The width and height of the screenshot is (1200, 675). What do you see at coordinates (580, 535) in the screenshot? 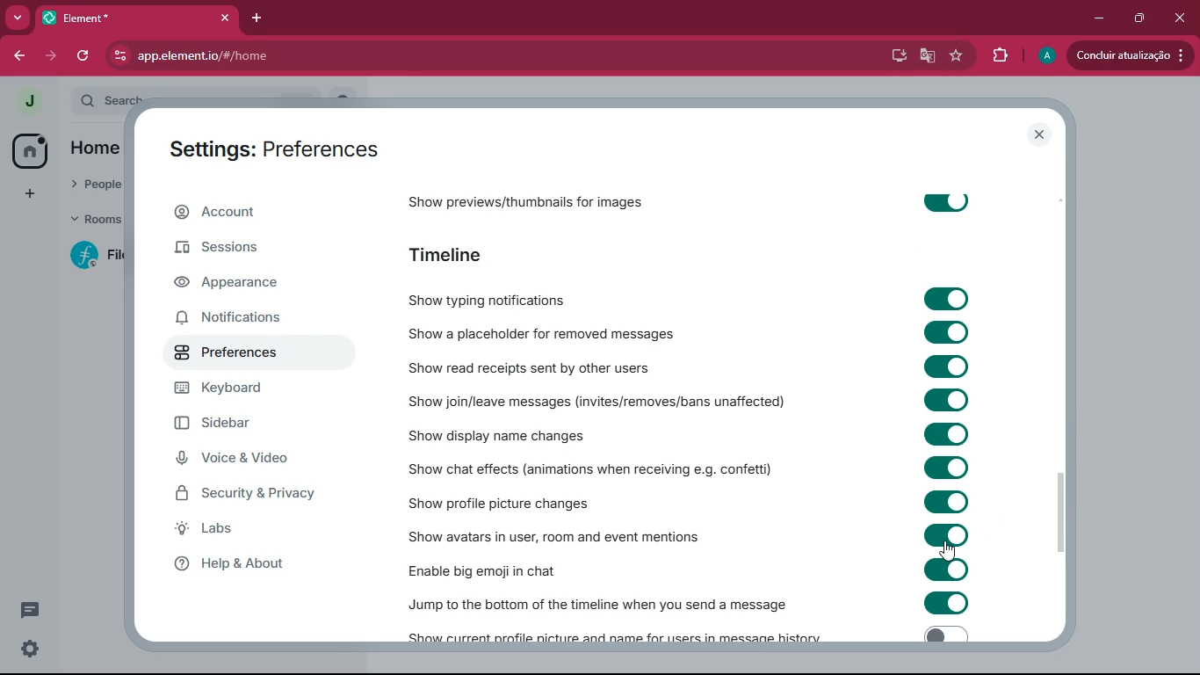
I see `show avatars in user, room and event mentions` at bounding box center [580, 535].